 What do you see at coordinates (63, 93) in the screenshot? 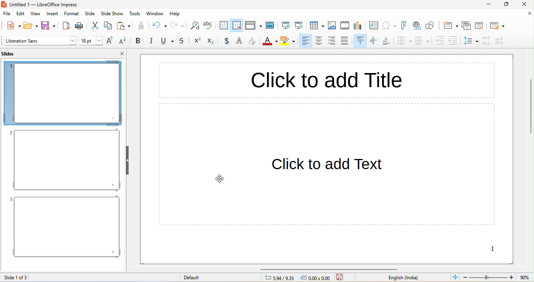
I see `slide 1` at bounding box center [63, 93].